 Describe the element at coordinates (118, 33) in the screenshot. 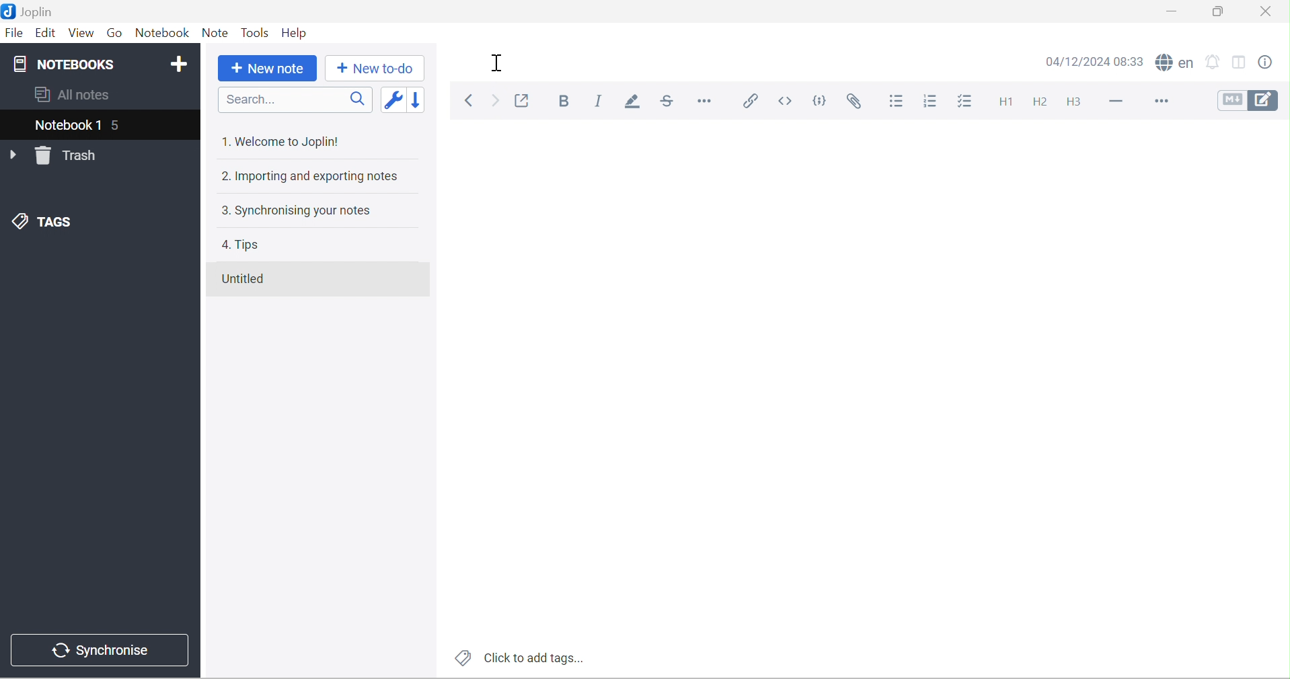

I see `Go` at that location.